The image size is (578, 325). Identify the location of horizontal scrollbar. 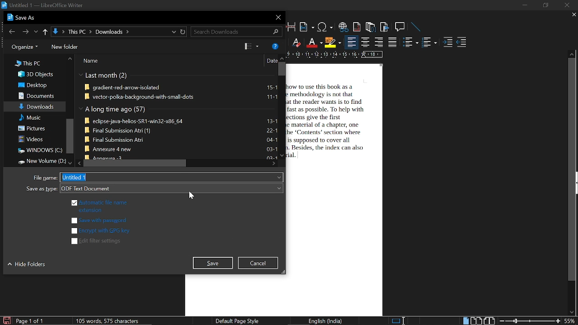
(134, 163).